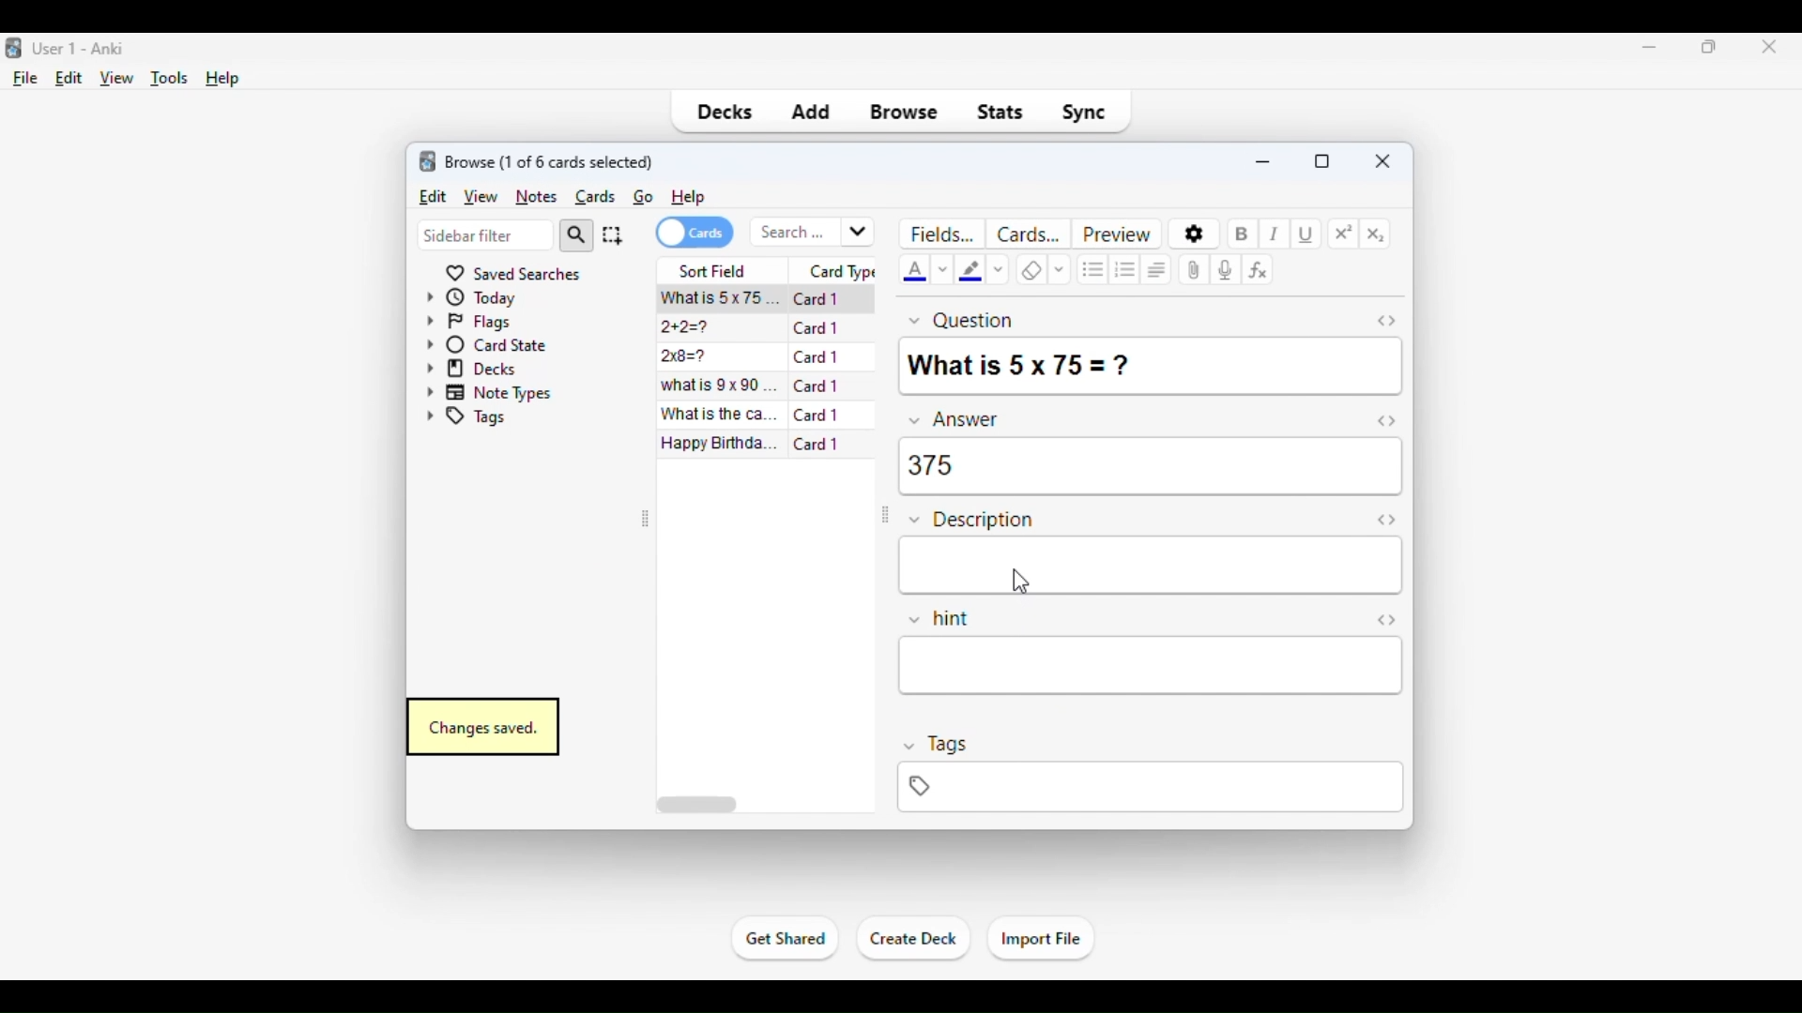 The image size is (1802, 1013). I want to click on saved searches, so click(513, 271).